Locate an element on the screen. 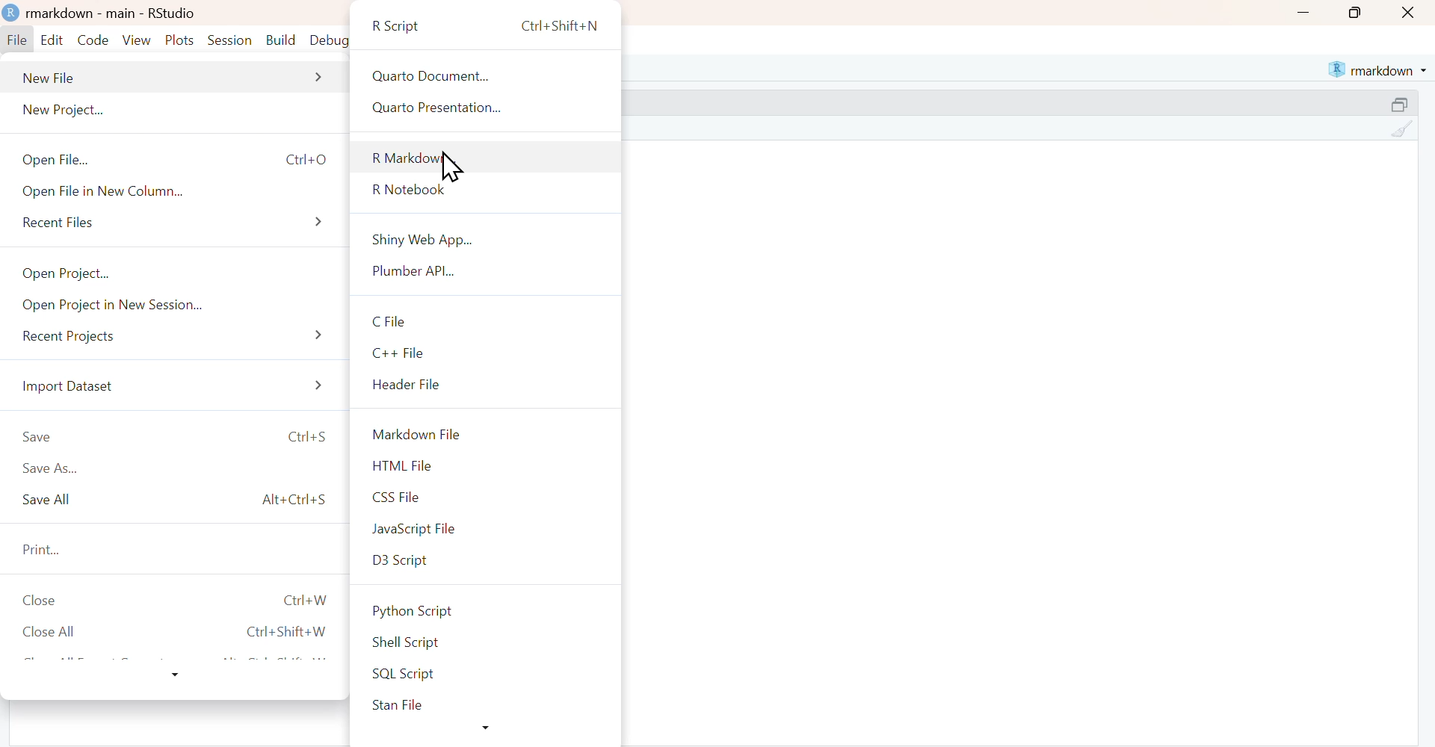  save is located at coordinates (180, 437).